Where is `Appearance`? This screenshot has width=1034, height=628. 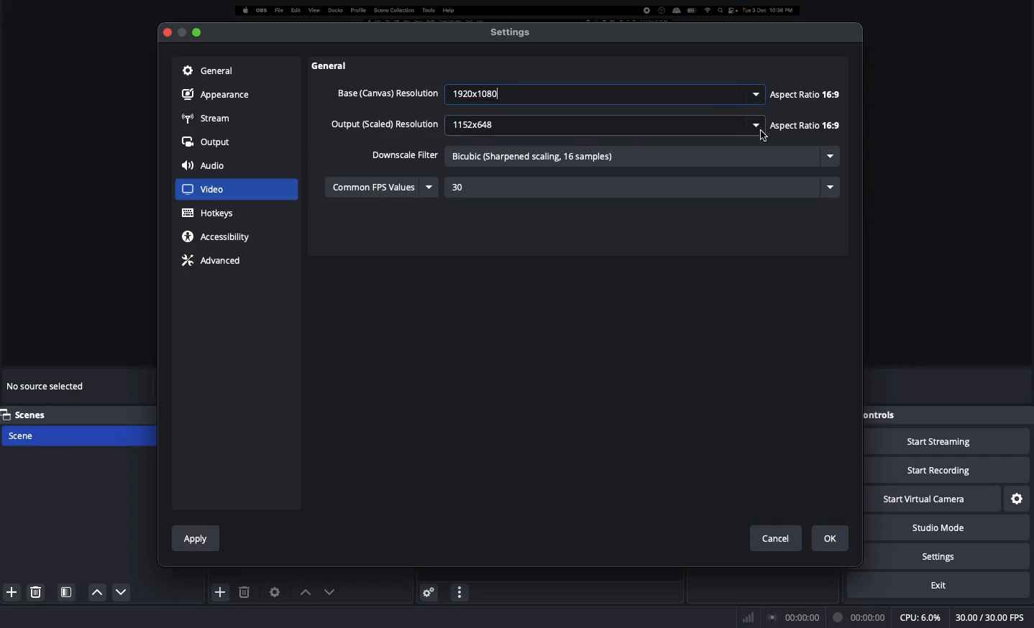 Appearance is located at coordinates (219, 93).